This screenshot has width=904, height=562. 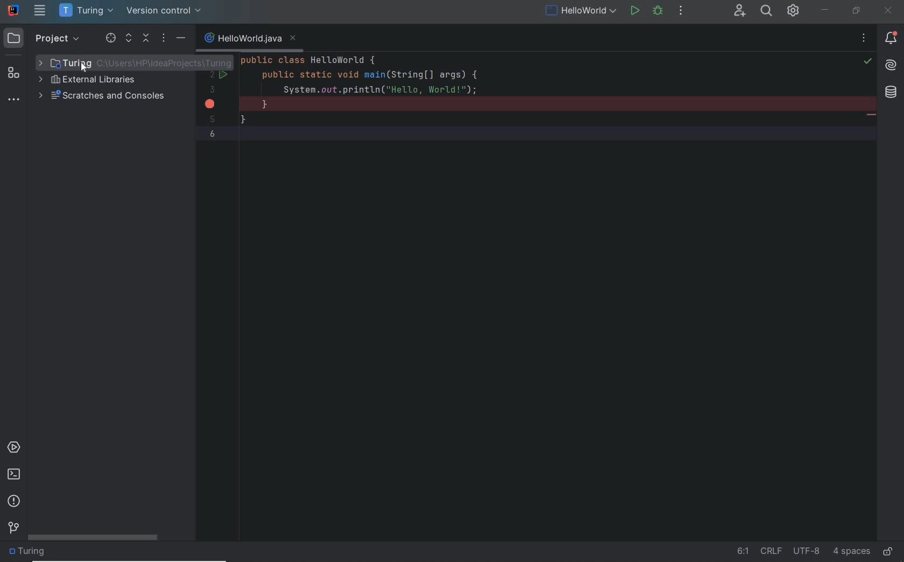 What do you see at coordinates (681, 12) in the screenshot?
I see `more actions` at bounding box center [681, 12].